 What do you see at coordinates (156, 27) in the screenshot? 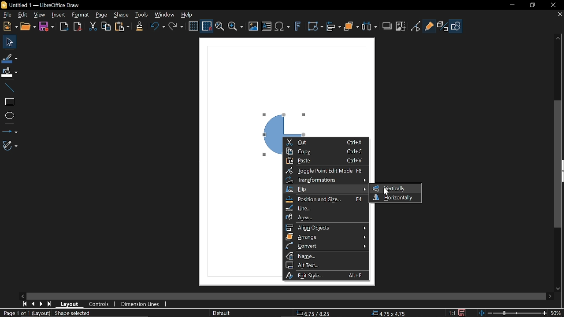
I see `Undo` at bounding box center [156, 27].